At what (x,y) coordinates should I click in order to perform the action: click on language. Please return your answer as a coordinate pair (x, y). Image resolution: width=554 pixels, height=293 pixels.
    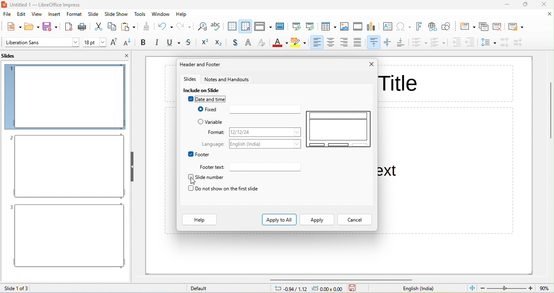
    Looking at the image, I should click on (267, 143).